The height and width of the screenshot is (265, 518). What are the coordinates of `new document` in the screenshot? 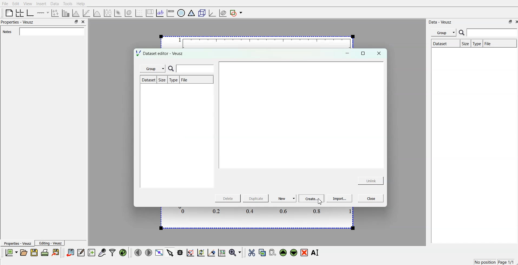 It's located at (12, 252).